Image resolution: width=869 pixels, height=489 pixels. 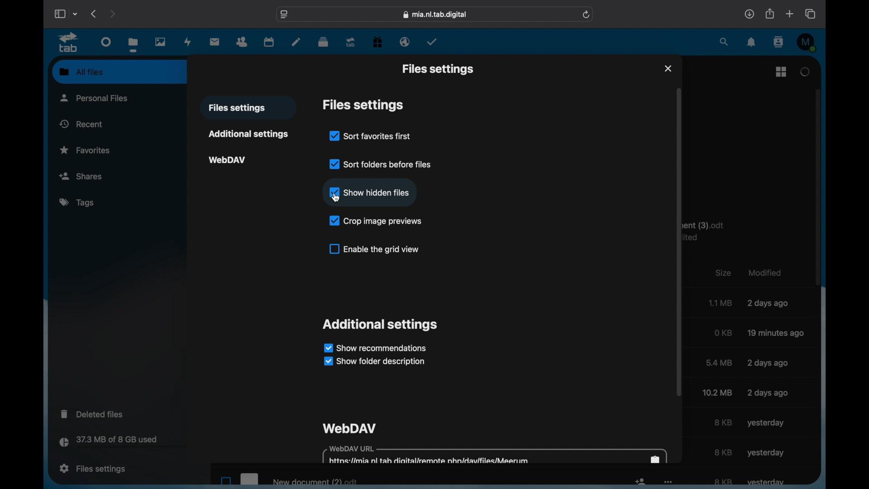 I want to click on sort favorites first, so click(x=370, y=135).